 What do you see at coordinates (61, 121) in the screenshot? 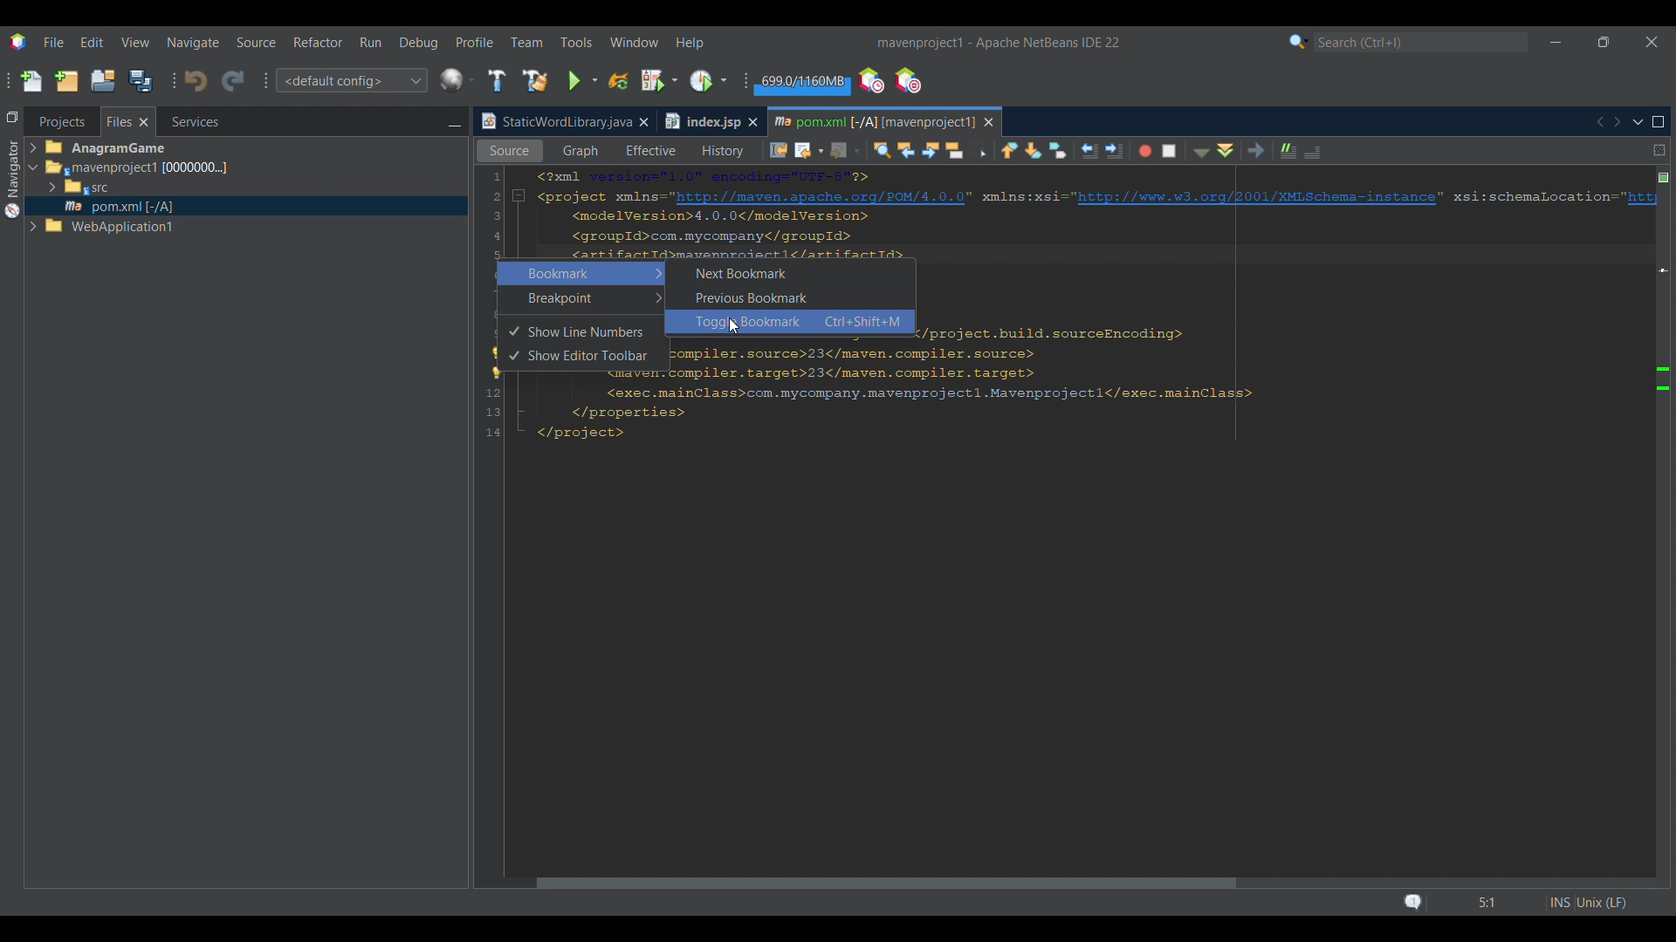
I see `Projects tab` at bounding box center [61, 121].